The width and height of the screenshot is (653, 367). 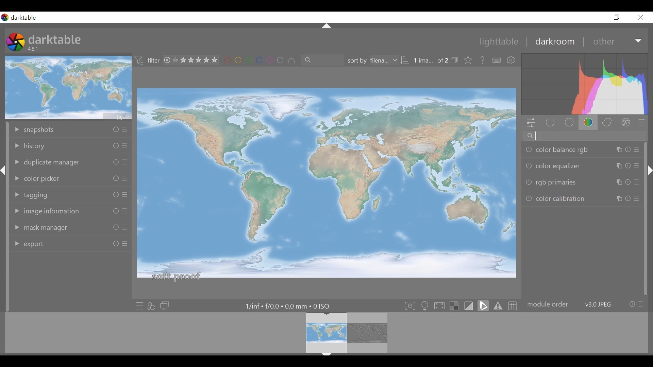 What do you see at coordinates (581, 151) in the screenshot?
I see `color balances rgb` at bounding box center [581, 151].